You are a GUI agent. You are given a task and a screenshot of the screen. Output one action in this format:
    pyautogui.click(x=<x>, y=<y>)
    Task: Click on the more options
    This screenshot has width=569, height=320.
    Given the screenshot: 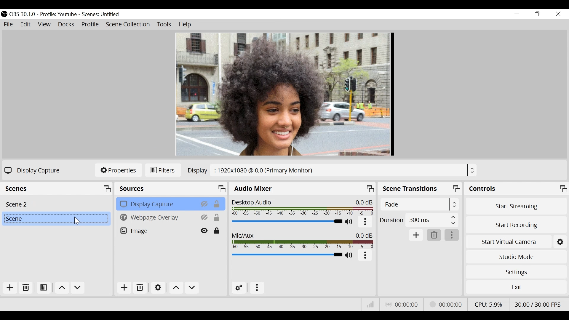 What is the action you would take?
    pyautogui.click(x=256, y=287)
    